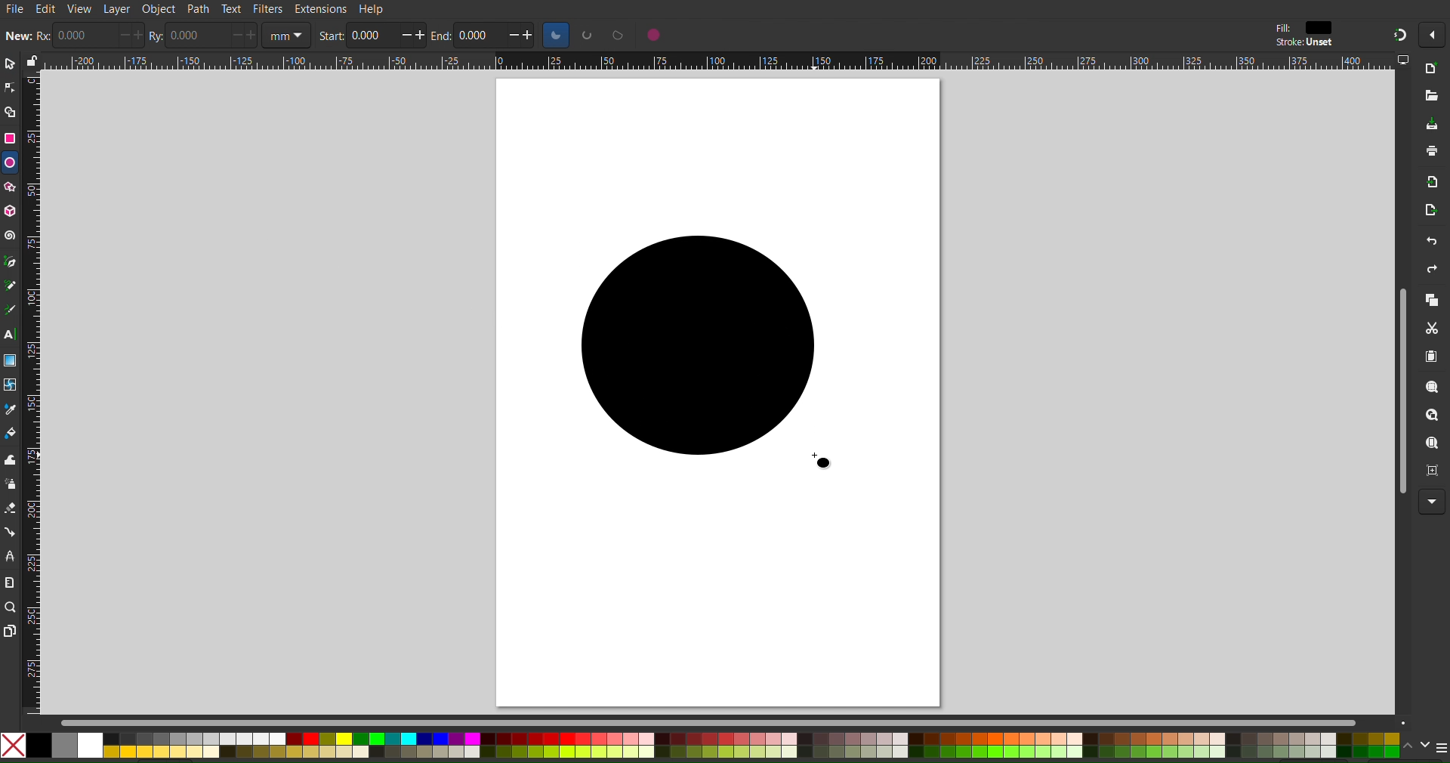  What do you see at coordinates (616, 35) in the screenshot?
I see `circle options` at bounding box center [616, 35].